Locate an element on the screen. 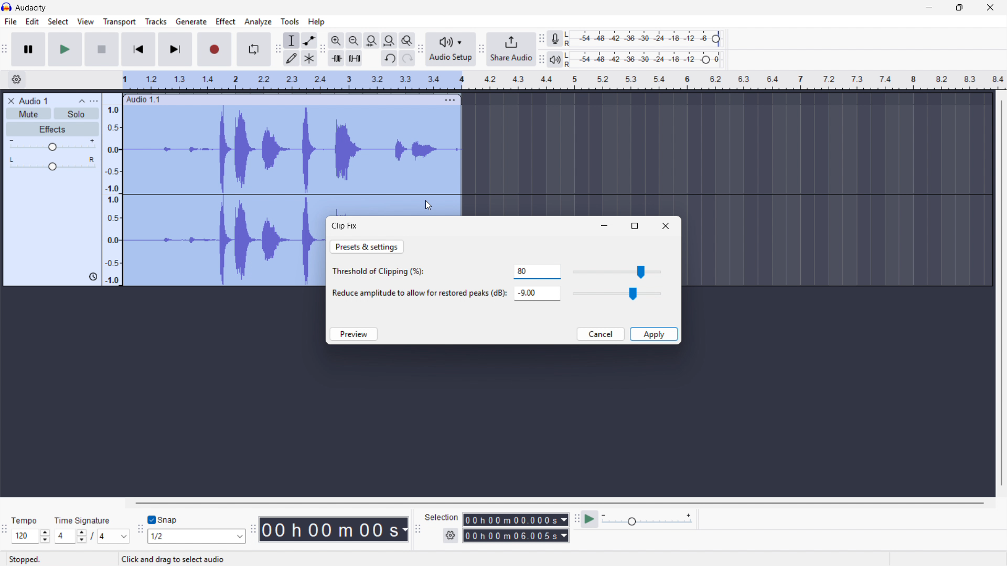  Slider for reducing amplitude is located at coordinates (618, 293).